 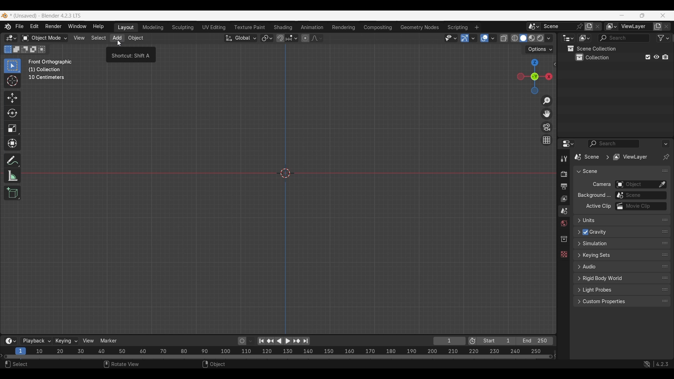 What do you see at coordinates (267, 38) in the screenshot?
I see `Transform pivot point` at bounding box center [267, 38].